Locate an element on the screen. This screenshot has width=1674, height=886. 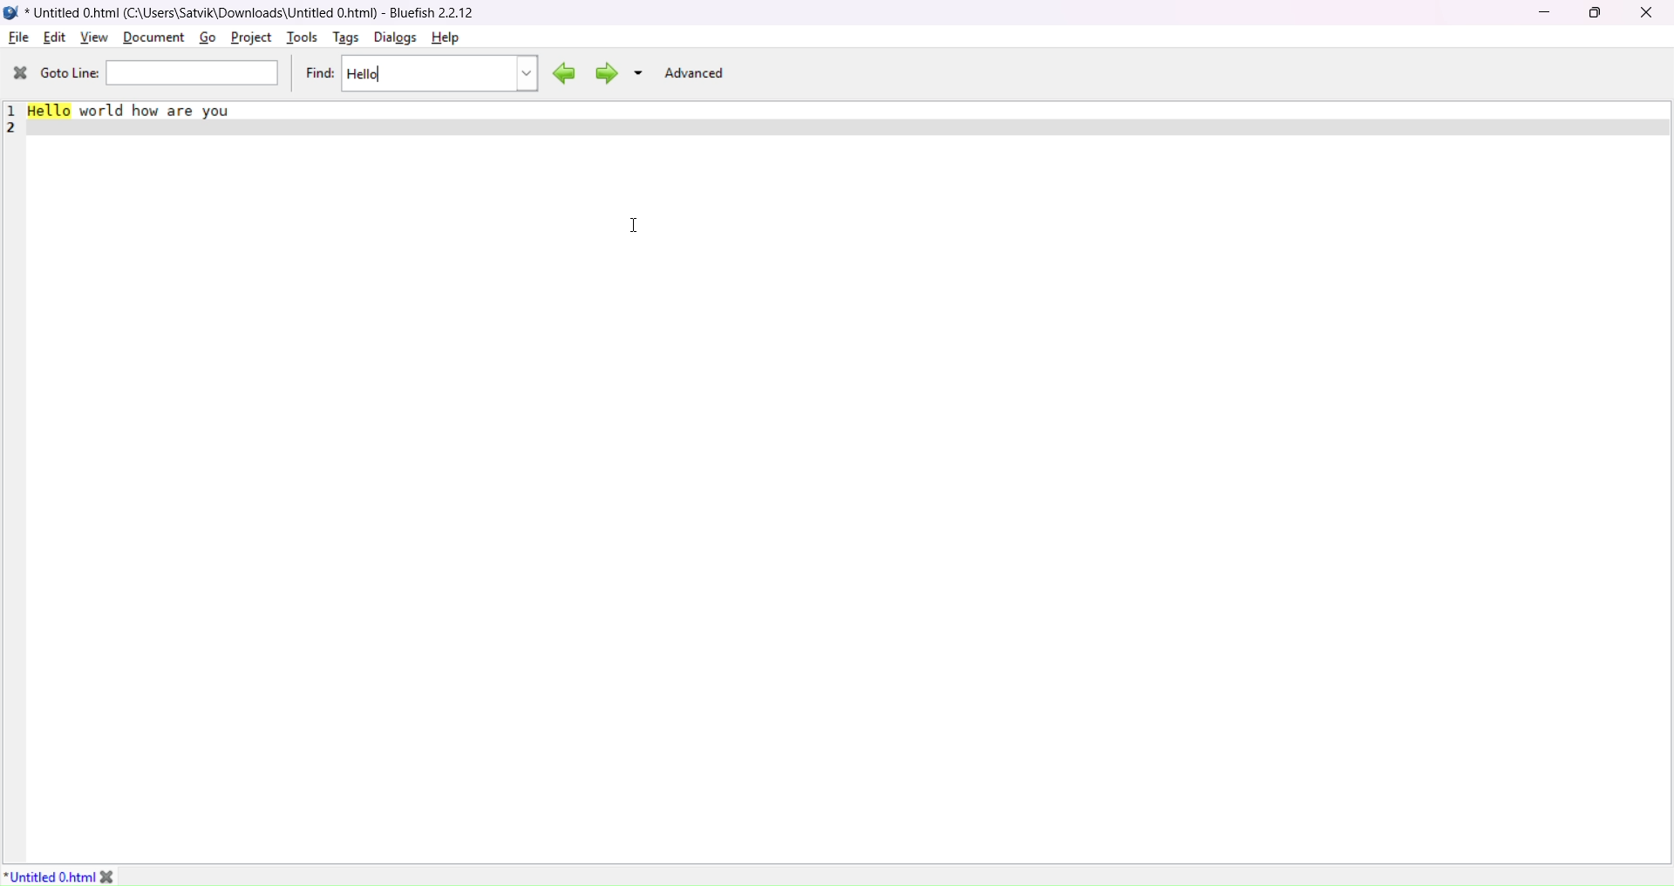
Hello is located at coordinates (368, 75).